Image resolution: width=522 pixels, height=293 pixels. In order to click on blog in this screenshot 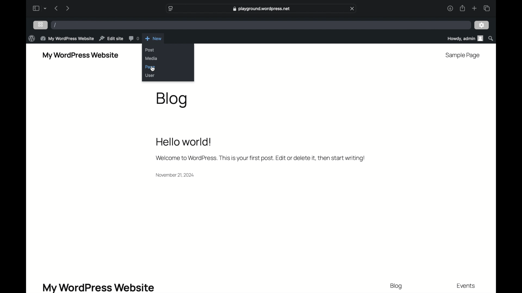, I will do `click(396, 286)`.